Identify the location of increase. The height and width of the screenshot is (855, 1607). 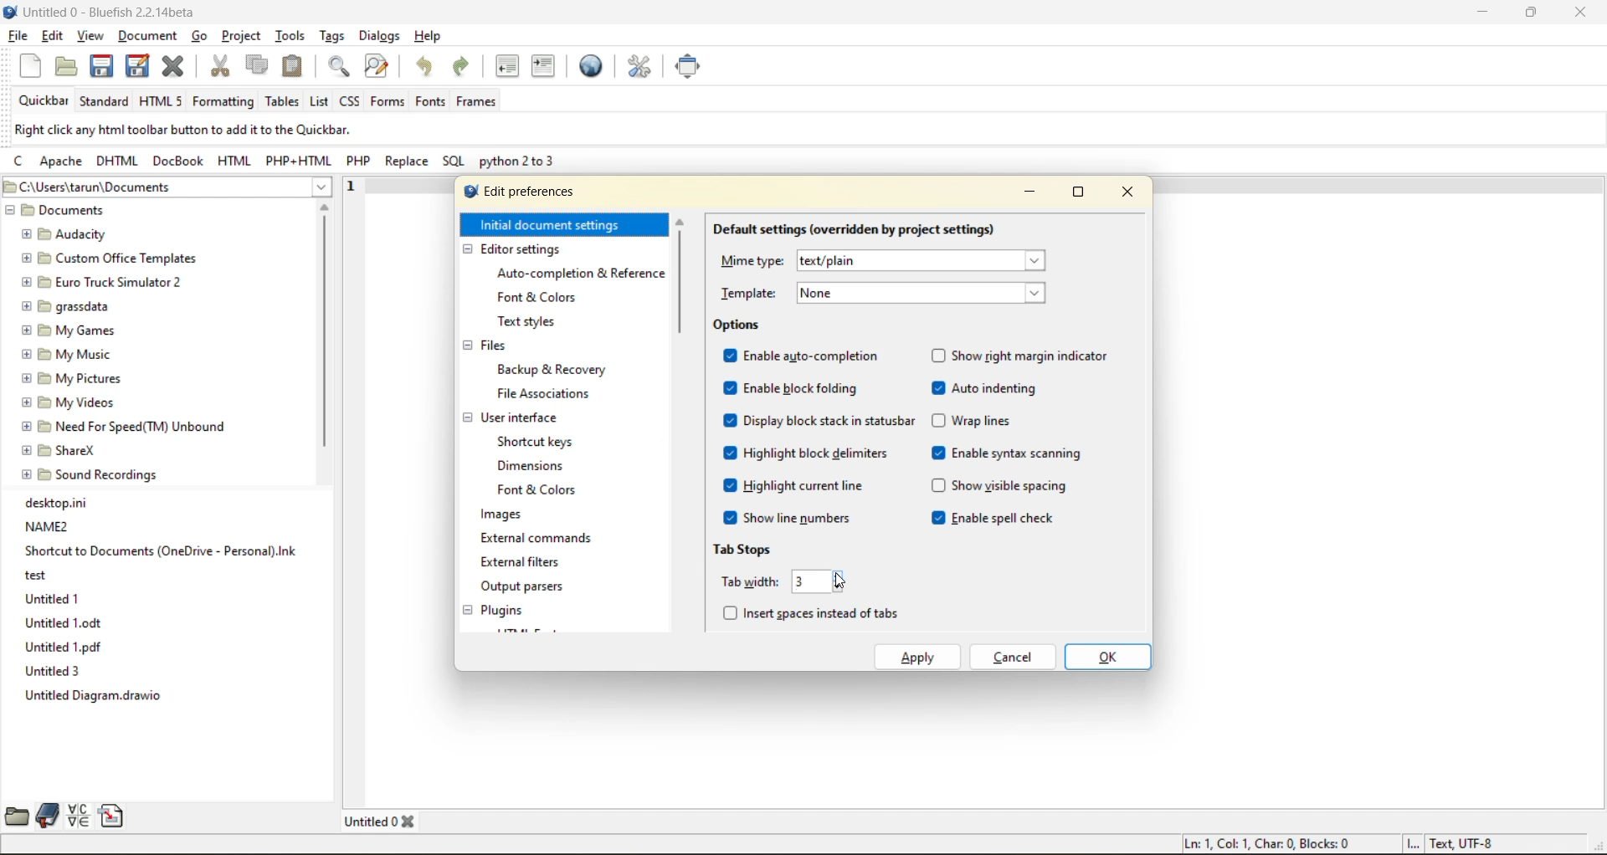
(843, 576).